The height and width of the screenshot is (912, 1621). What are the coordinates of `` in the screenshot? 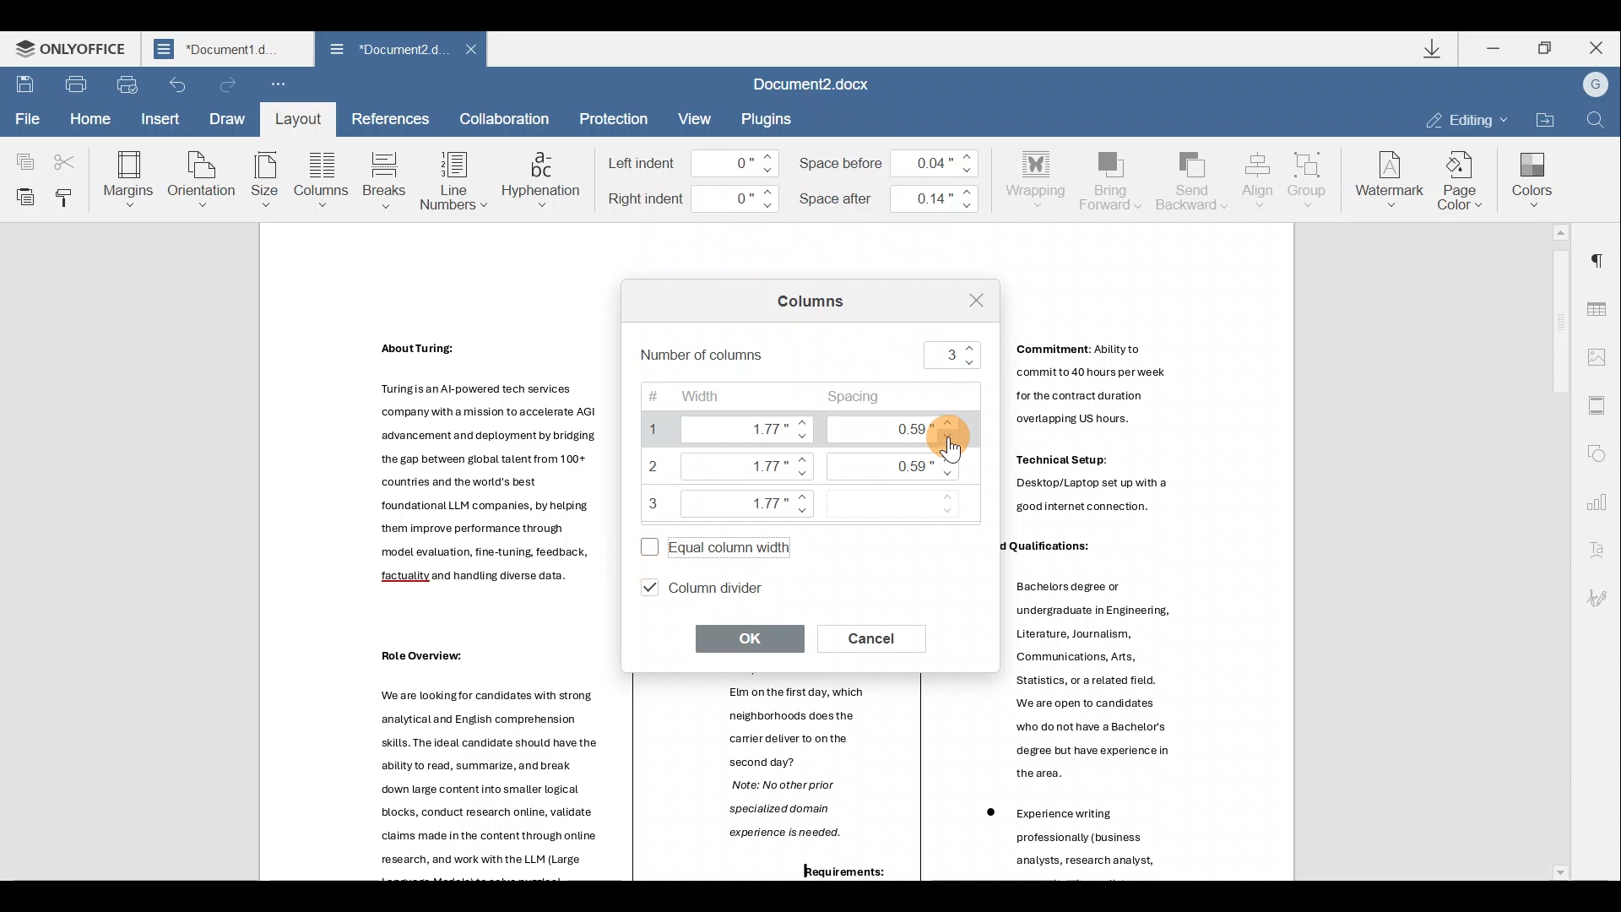 It's located at (1110, 679).